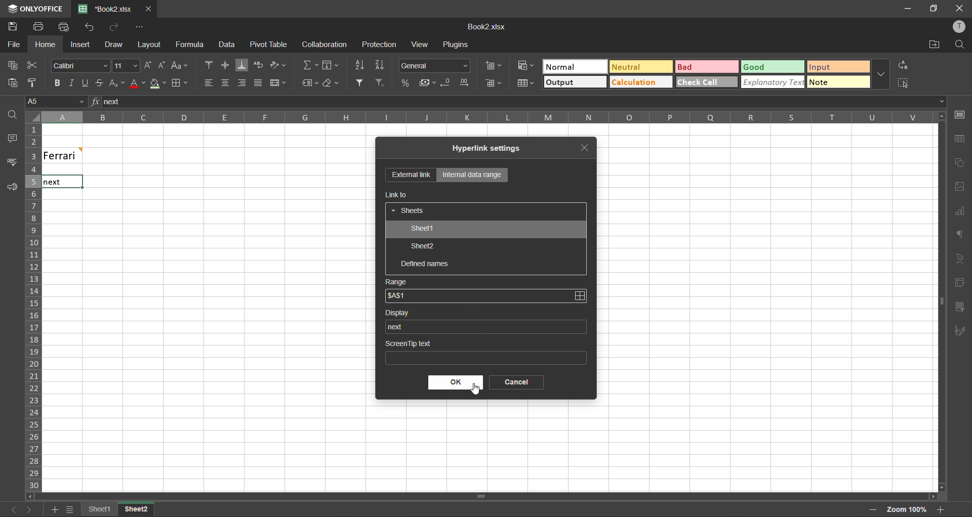 The height and width of the screenshot is (517, 972). I want to click on strikethrough, so click(99, 83).